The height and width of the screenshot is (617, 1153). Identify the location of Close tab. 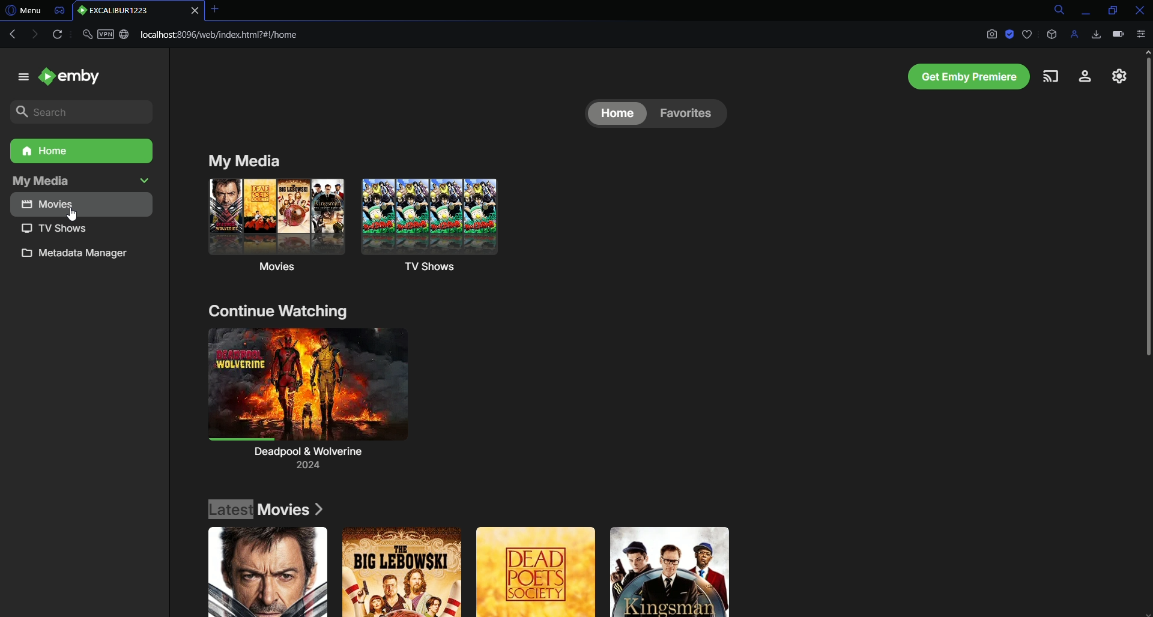
(215, 10).